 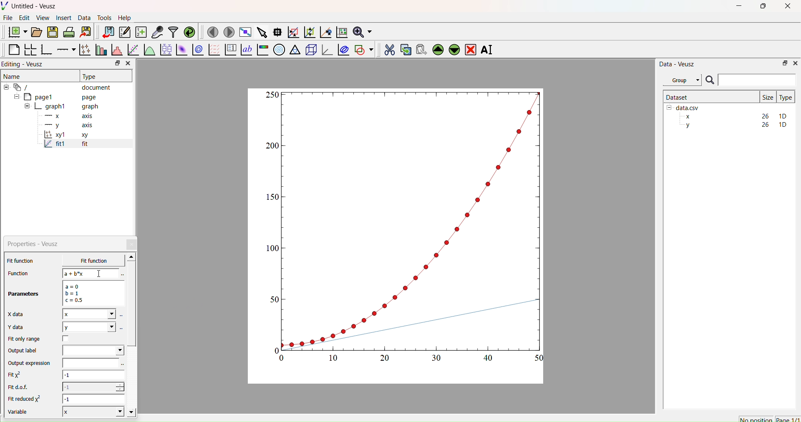 What do you see at coordinates (122, 317) in the screenshot?
I see `Select using dataset browser` at bounding box center [122, 317].